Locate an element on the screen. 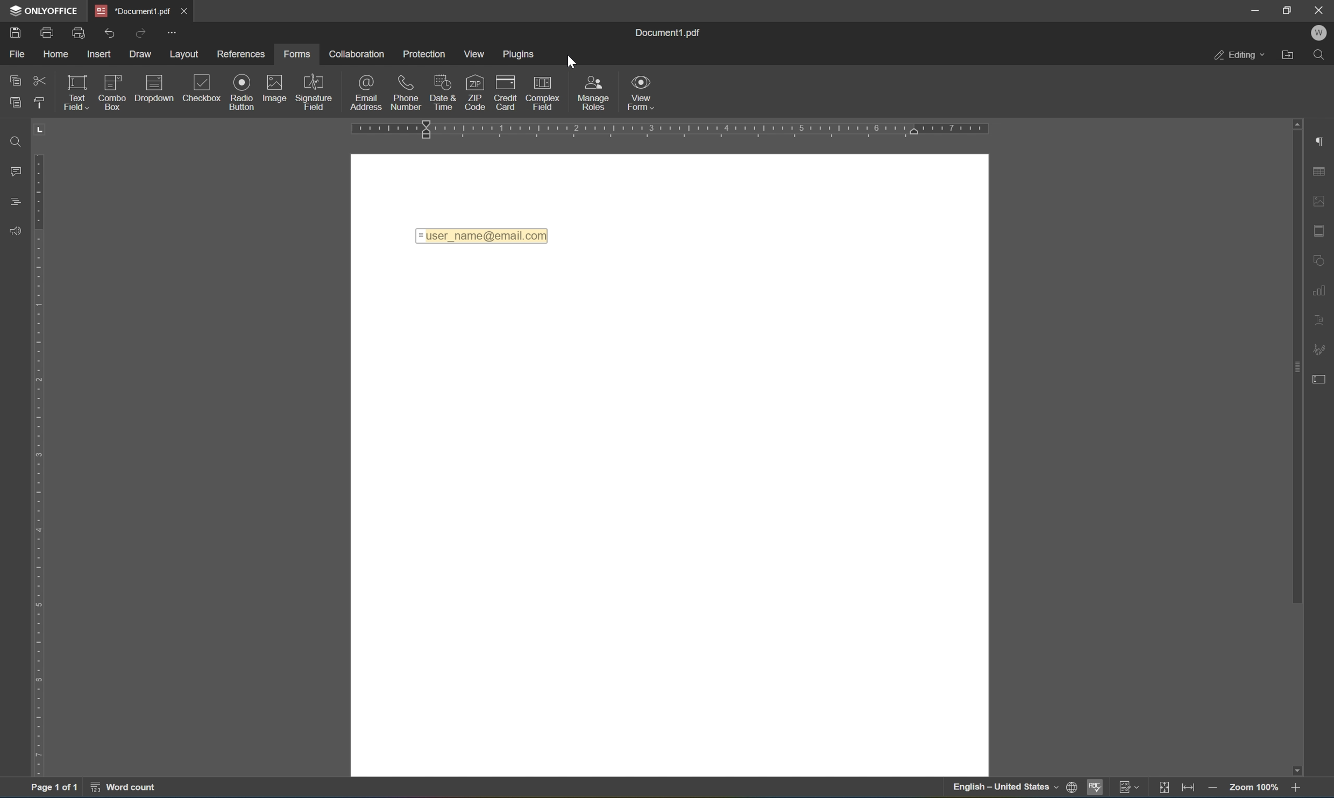 This screenshot has width=1334, height=798. comments is located at coordinates (15, 172).